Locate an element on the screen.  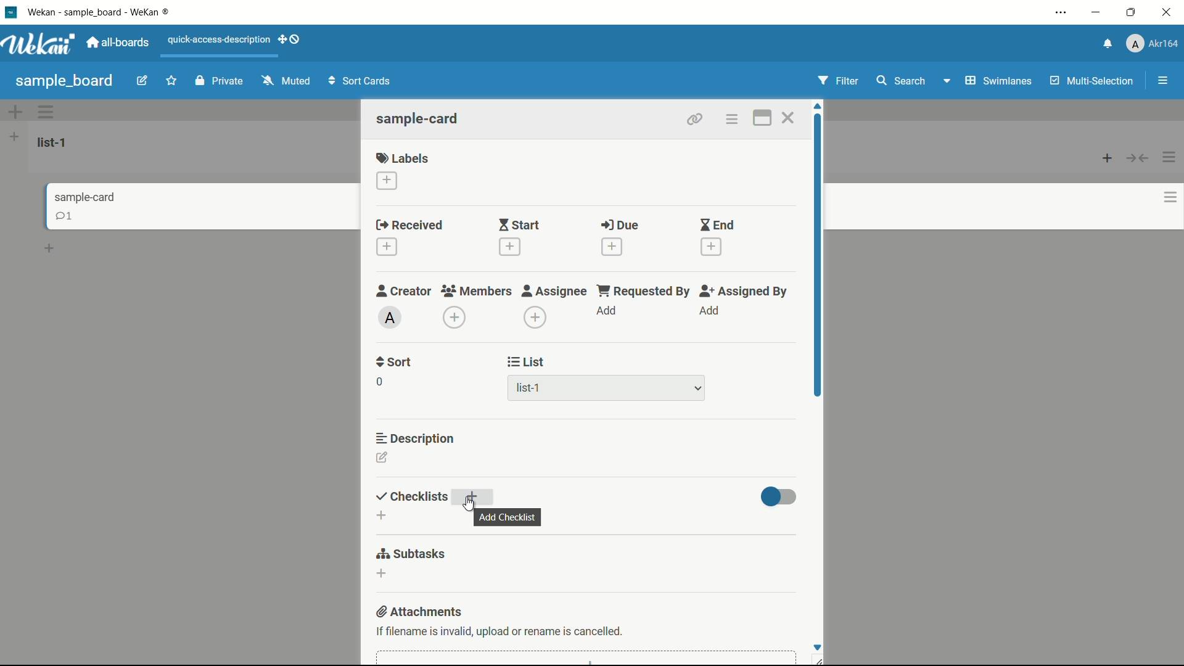
add is located at coordinates (711, 310).